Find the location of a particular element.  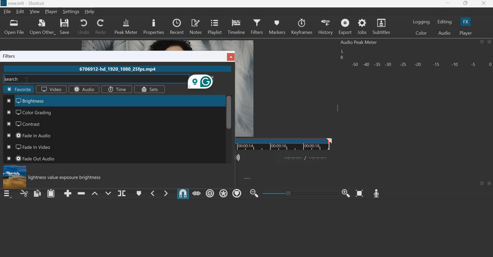

save is located at coordinates (65, 26).